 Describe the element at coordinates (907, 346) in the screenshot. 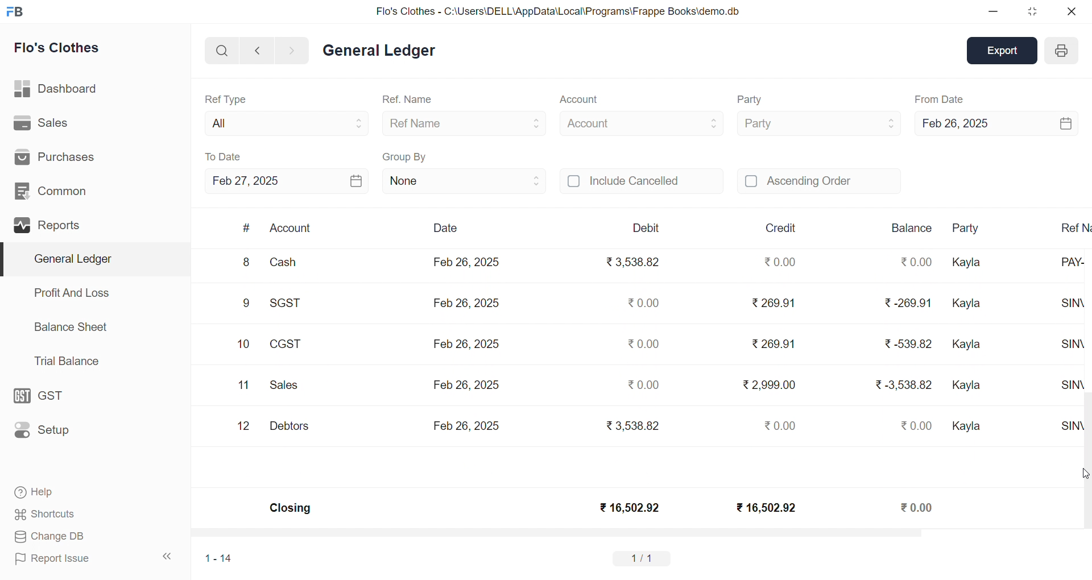

I see `₹-539.82` at that location.